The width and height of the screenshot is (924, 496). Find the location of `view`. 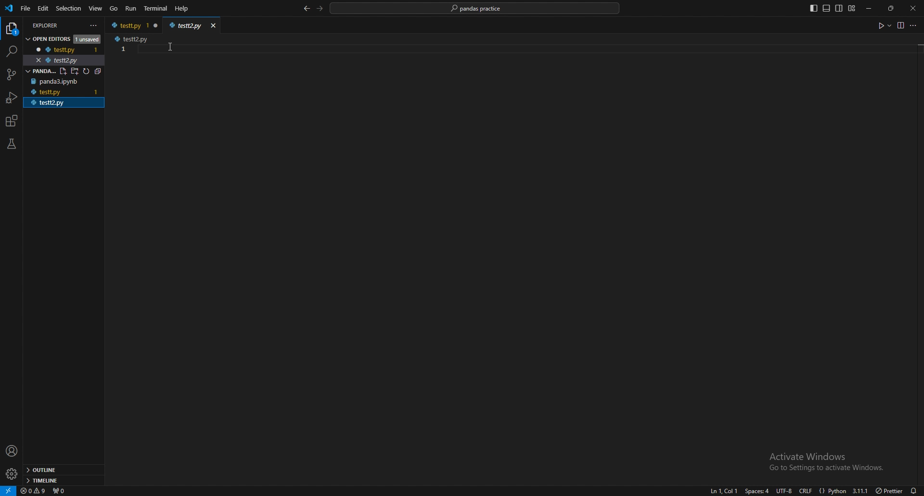

view is located at coordinates (900, 25).